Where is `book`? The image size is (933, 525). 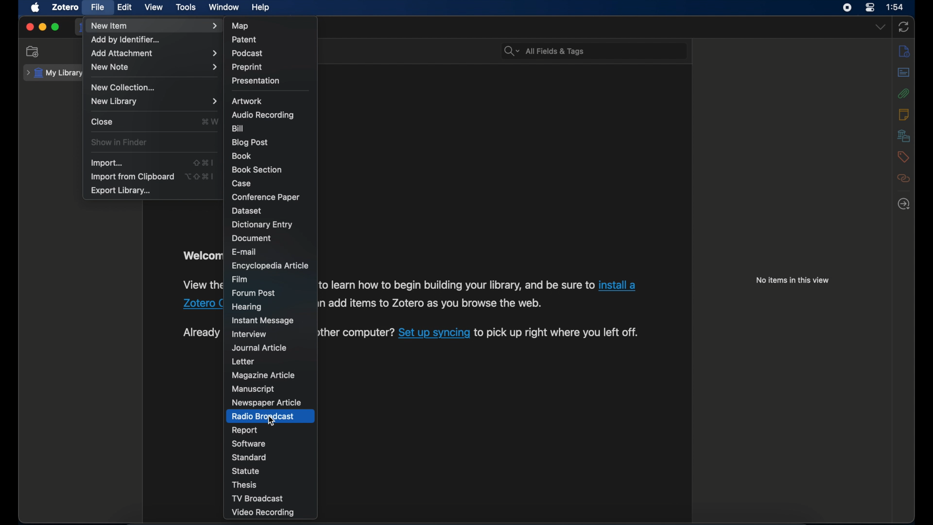 book is located at coordinates (242, 156).